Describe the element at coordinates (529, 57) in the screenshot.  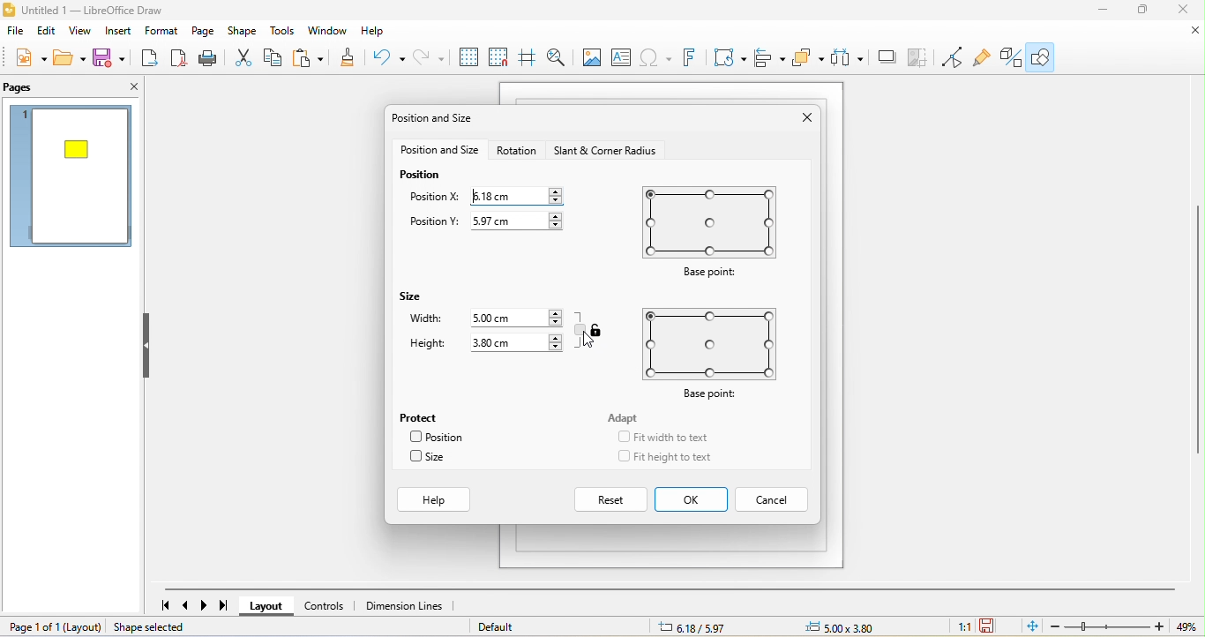
I see `helpline while moving` at that location.